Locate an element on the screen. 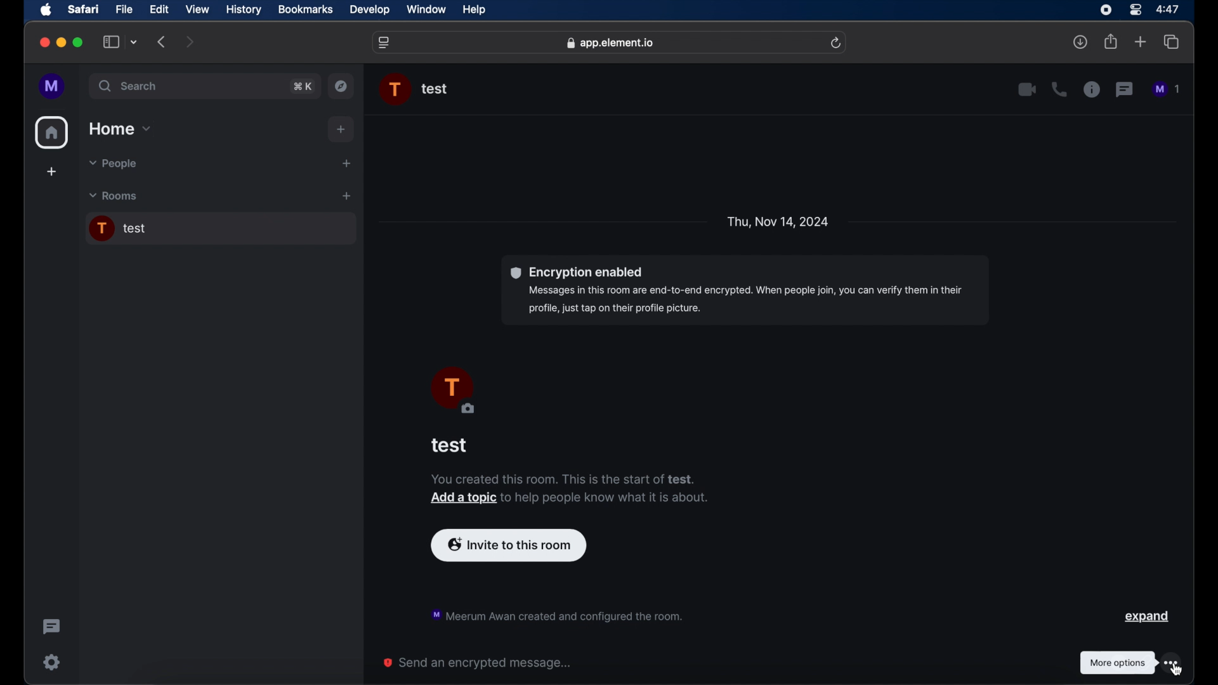 Image resolution: width=1218 pixels, height=685 pixels. chat name is located at coordinates (435, 89).